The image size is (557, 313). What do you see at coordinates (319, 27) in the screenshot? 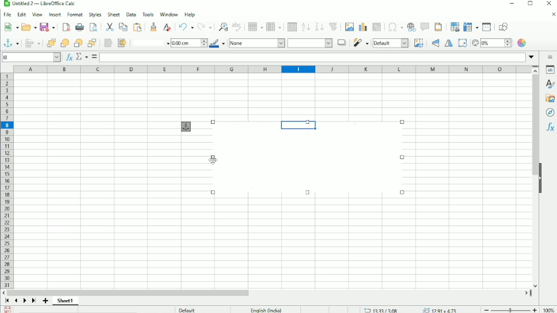
I see `Sort descending` at bounding box center [319, 27].